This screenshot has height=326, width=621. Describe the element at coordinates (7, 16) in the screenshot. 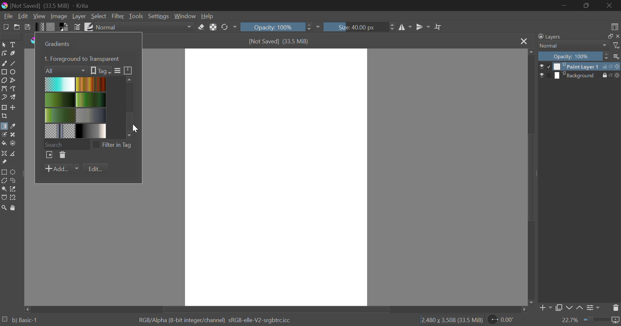

I see `File` at that location.